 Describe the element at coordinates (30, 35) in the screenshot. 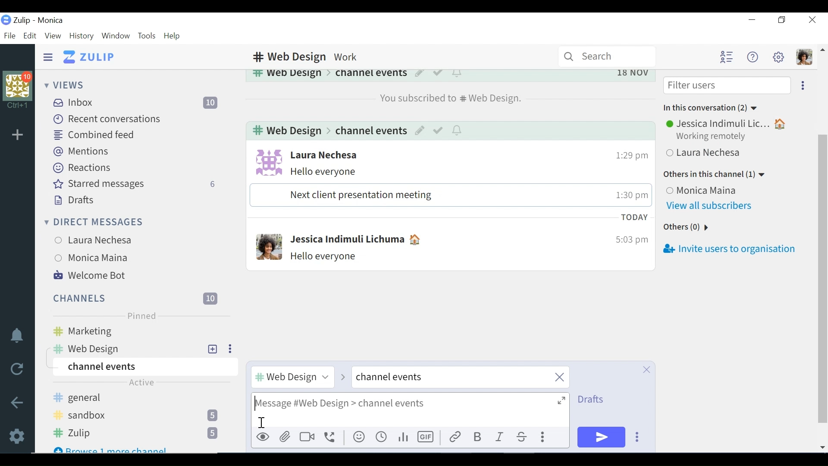

I see `Edit` at that location.